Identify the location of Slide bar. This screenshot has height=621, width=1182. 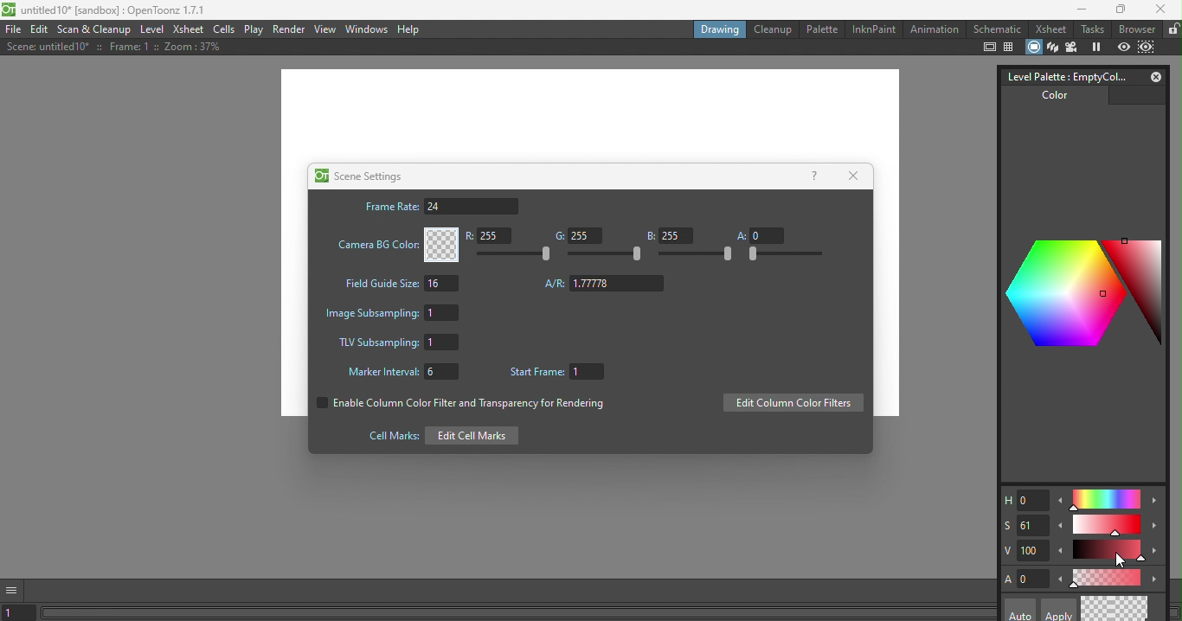
(1105, 500).